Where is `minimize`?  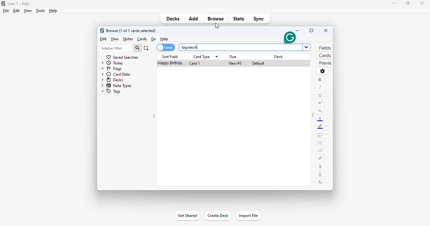
minimize is located at coordinates (298, 31).